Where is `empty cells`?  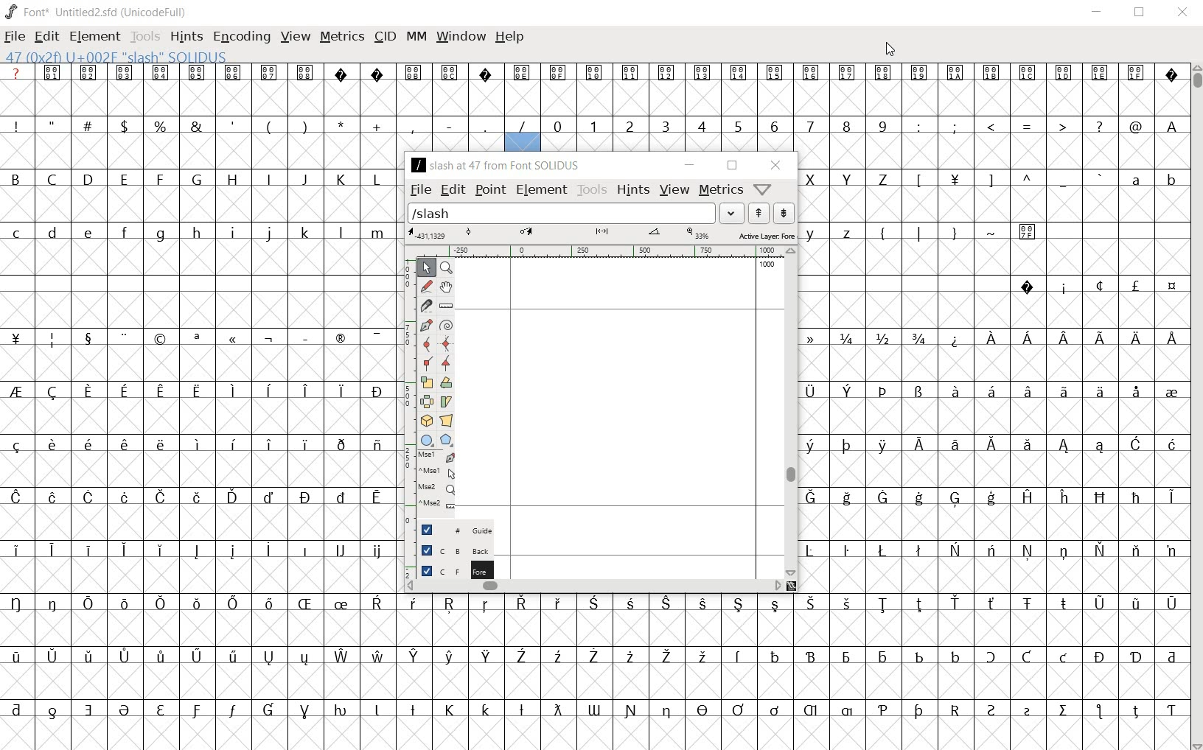
empty cells is located at coordinates (199, 258).